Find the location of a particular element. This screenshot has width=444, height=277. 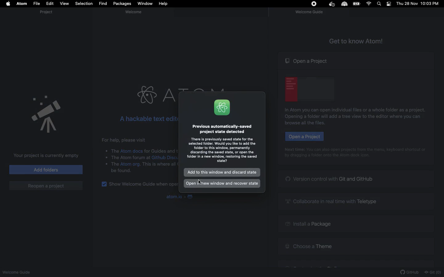

Atom org is located at coordinates (130, 164).